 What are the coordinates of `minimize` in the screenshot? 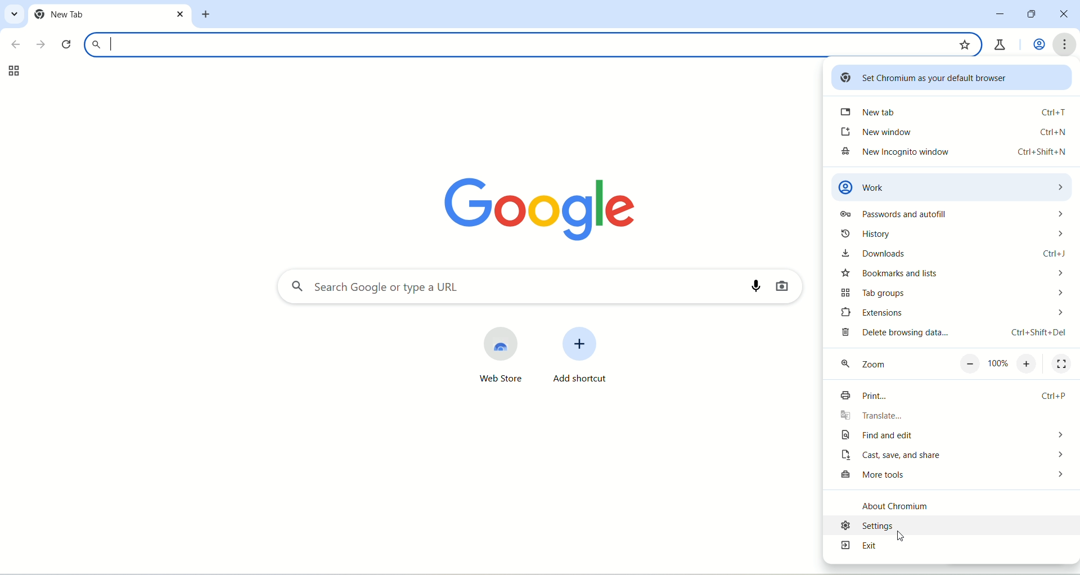 It's located at (1000, 14).